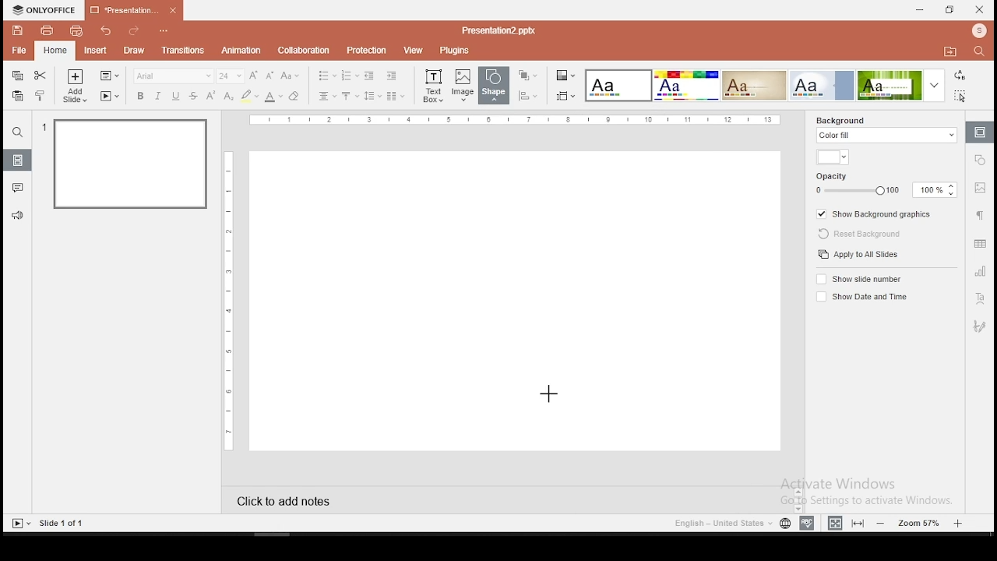  Describe the element at coordinates (94, 49) in the screenshot. I see `insert` at that location.